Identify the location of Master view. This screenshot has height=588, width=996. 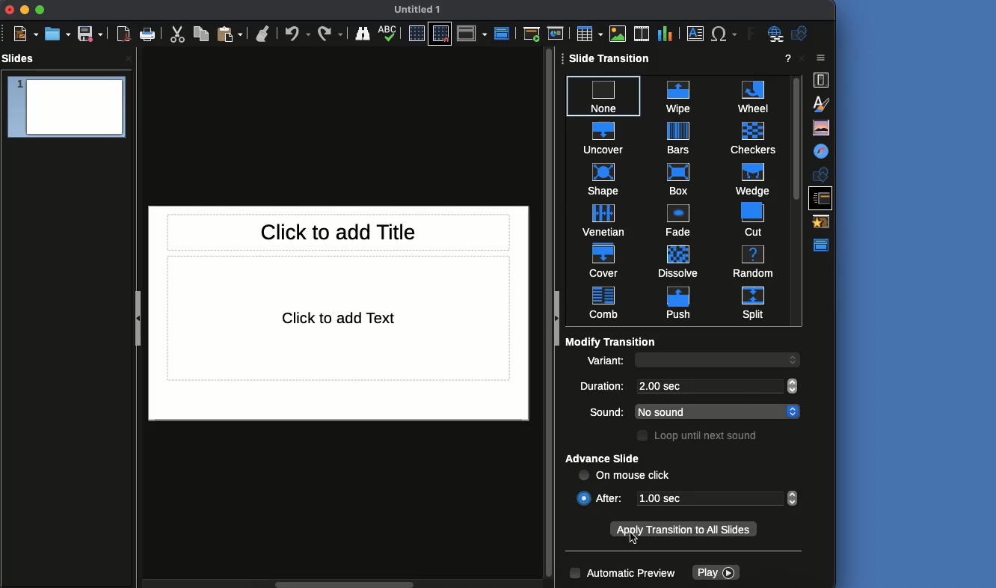
(823, 245).